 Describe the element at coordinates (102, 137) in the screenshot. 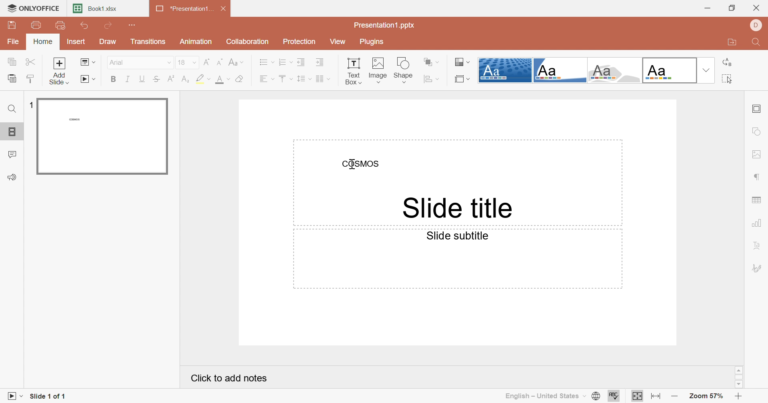

I see `Slide` at that location.